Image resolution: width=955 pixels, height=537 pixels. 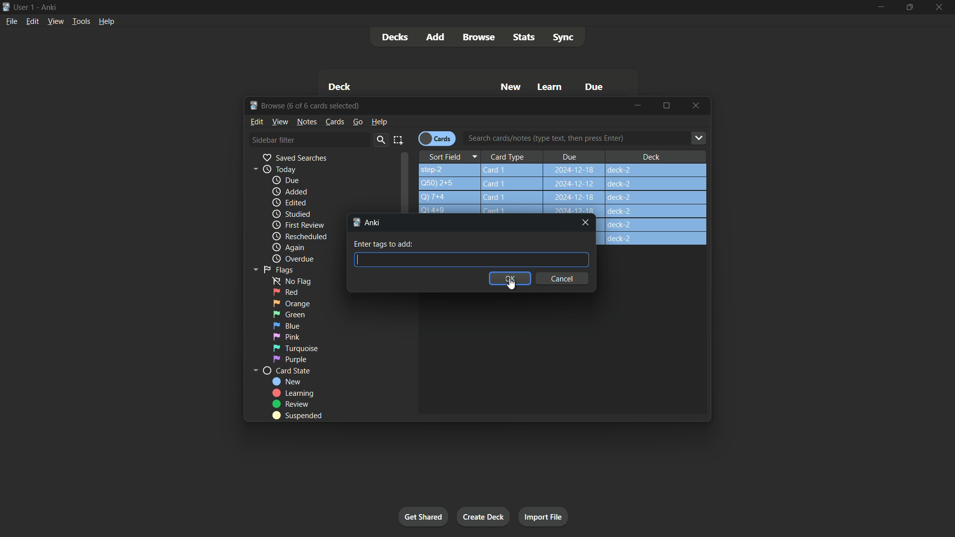 What do you see at coordinates (286, 292) in the screenshot?
I see `red` at bounding box center [286, 292].